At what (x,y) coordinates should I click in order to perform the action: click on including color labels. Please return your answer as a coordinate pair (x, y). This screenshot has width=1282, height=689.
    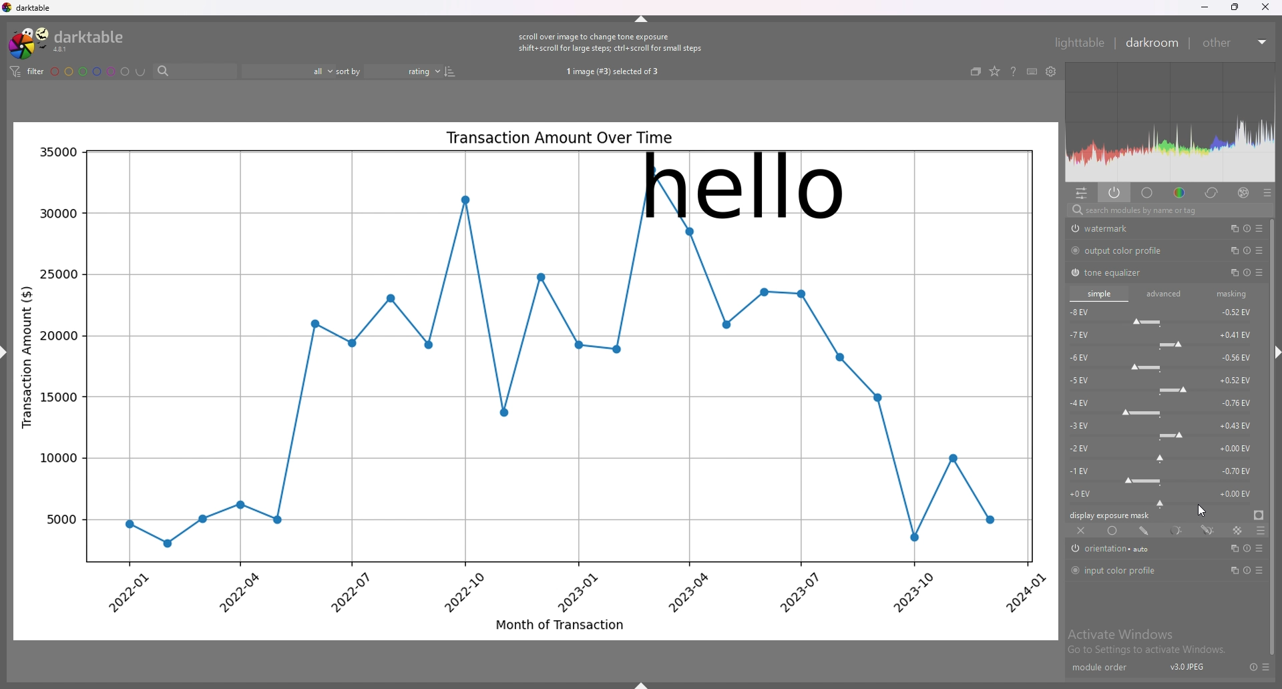
    Looking at the image, I should click on (141, 72).